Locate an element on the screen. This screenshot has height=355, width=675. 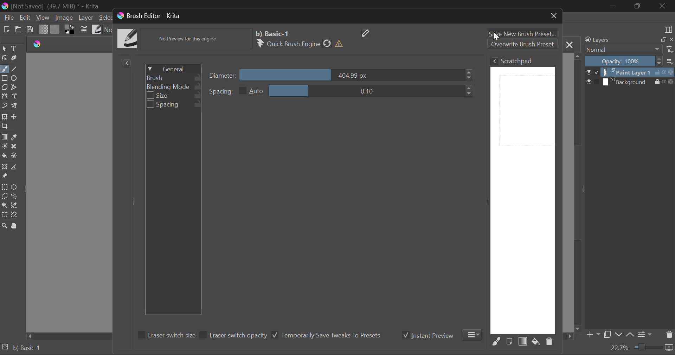
Polyline is located at coordinates (15, 87).